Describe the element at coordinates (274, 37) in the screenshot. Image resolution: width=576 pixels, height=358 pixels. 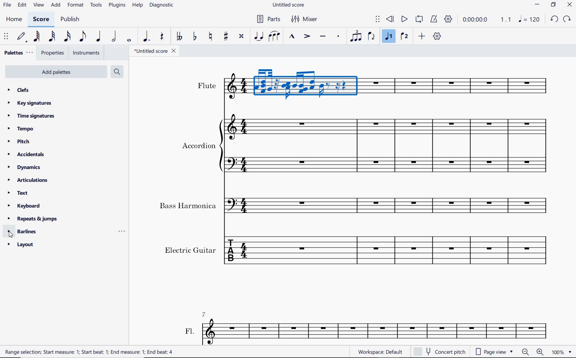
I see `slur` at that location.